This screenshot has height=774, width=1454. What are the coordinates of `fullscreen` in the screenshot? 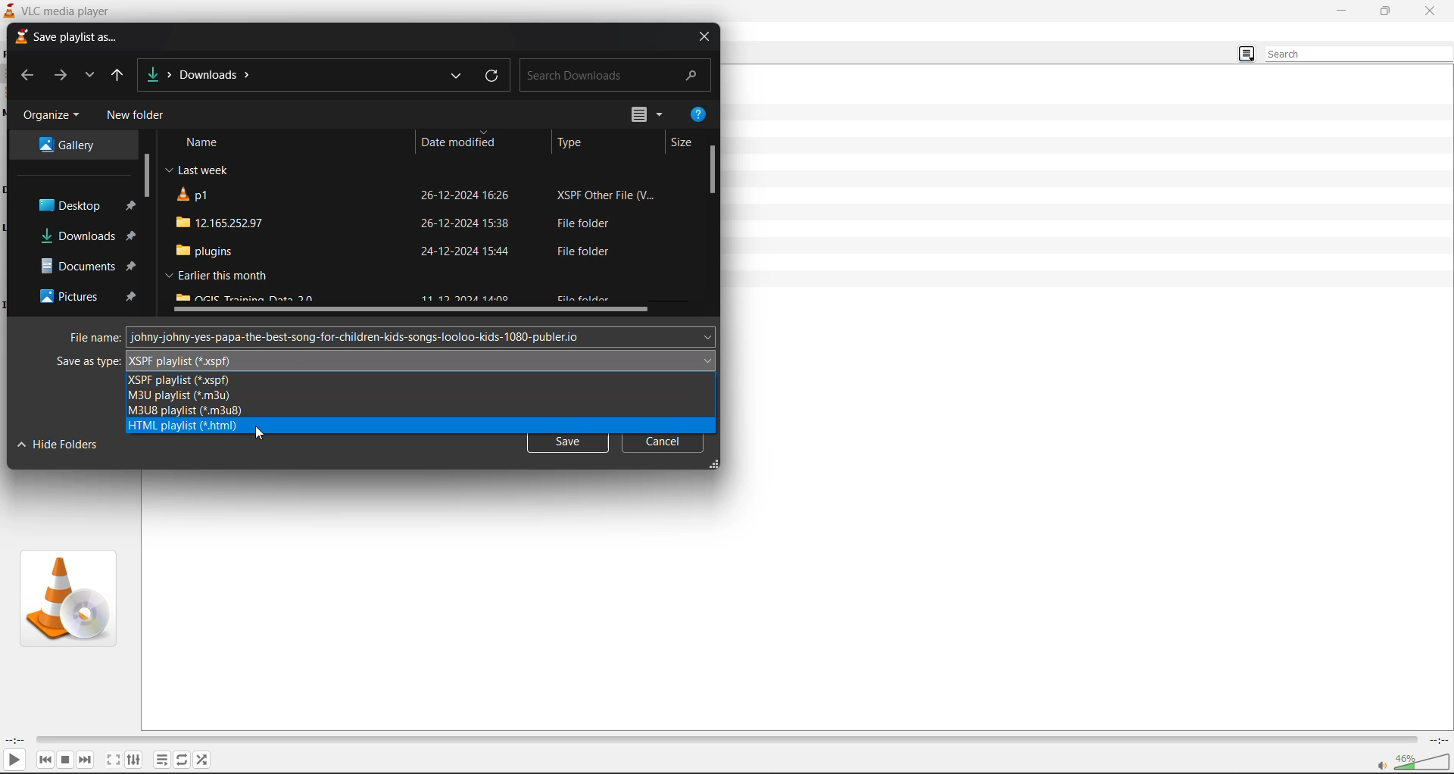 It's located at (114, 760).